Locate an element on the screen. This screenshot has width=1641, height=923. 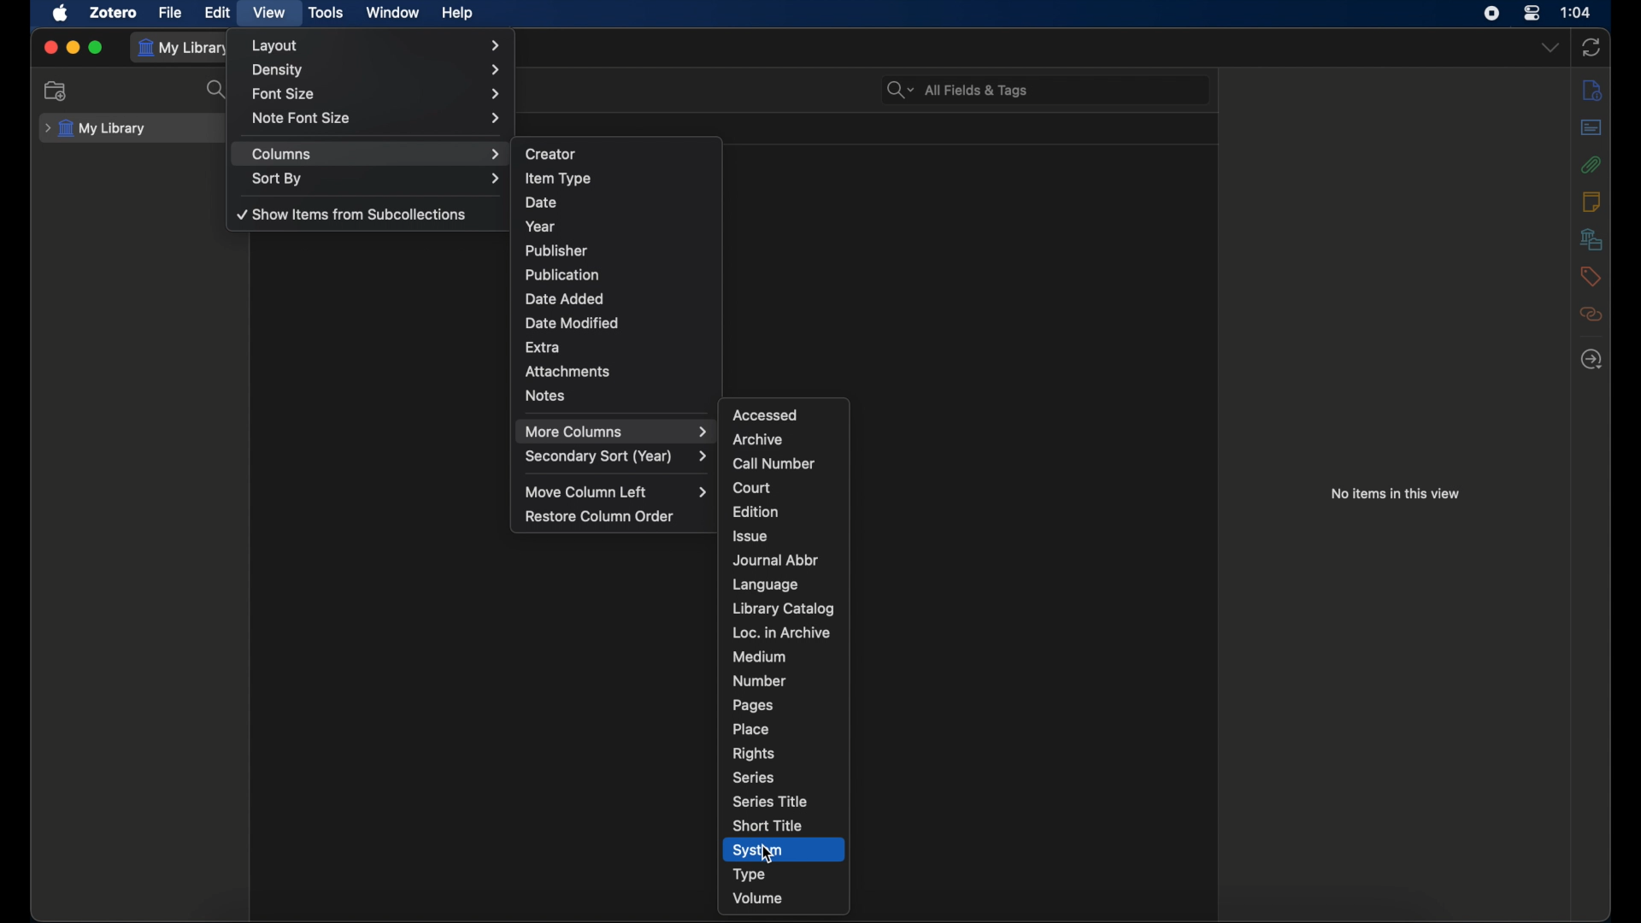
search is located at coordinates (217, 90).